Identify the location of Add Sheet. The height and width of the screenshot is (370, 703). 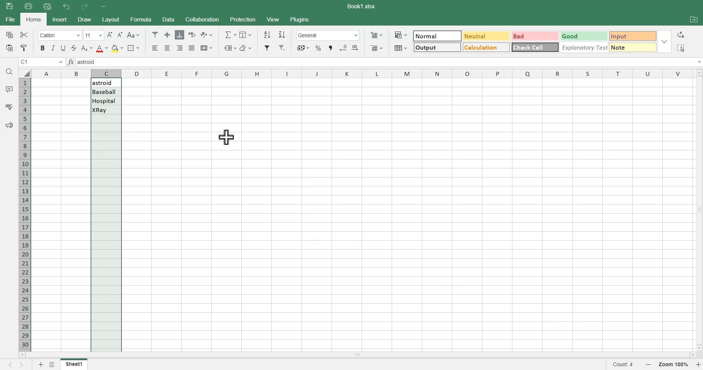
(39, 364).